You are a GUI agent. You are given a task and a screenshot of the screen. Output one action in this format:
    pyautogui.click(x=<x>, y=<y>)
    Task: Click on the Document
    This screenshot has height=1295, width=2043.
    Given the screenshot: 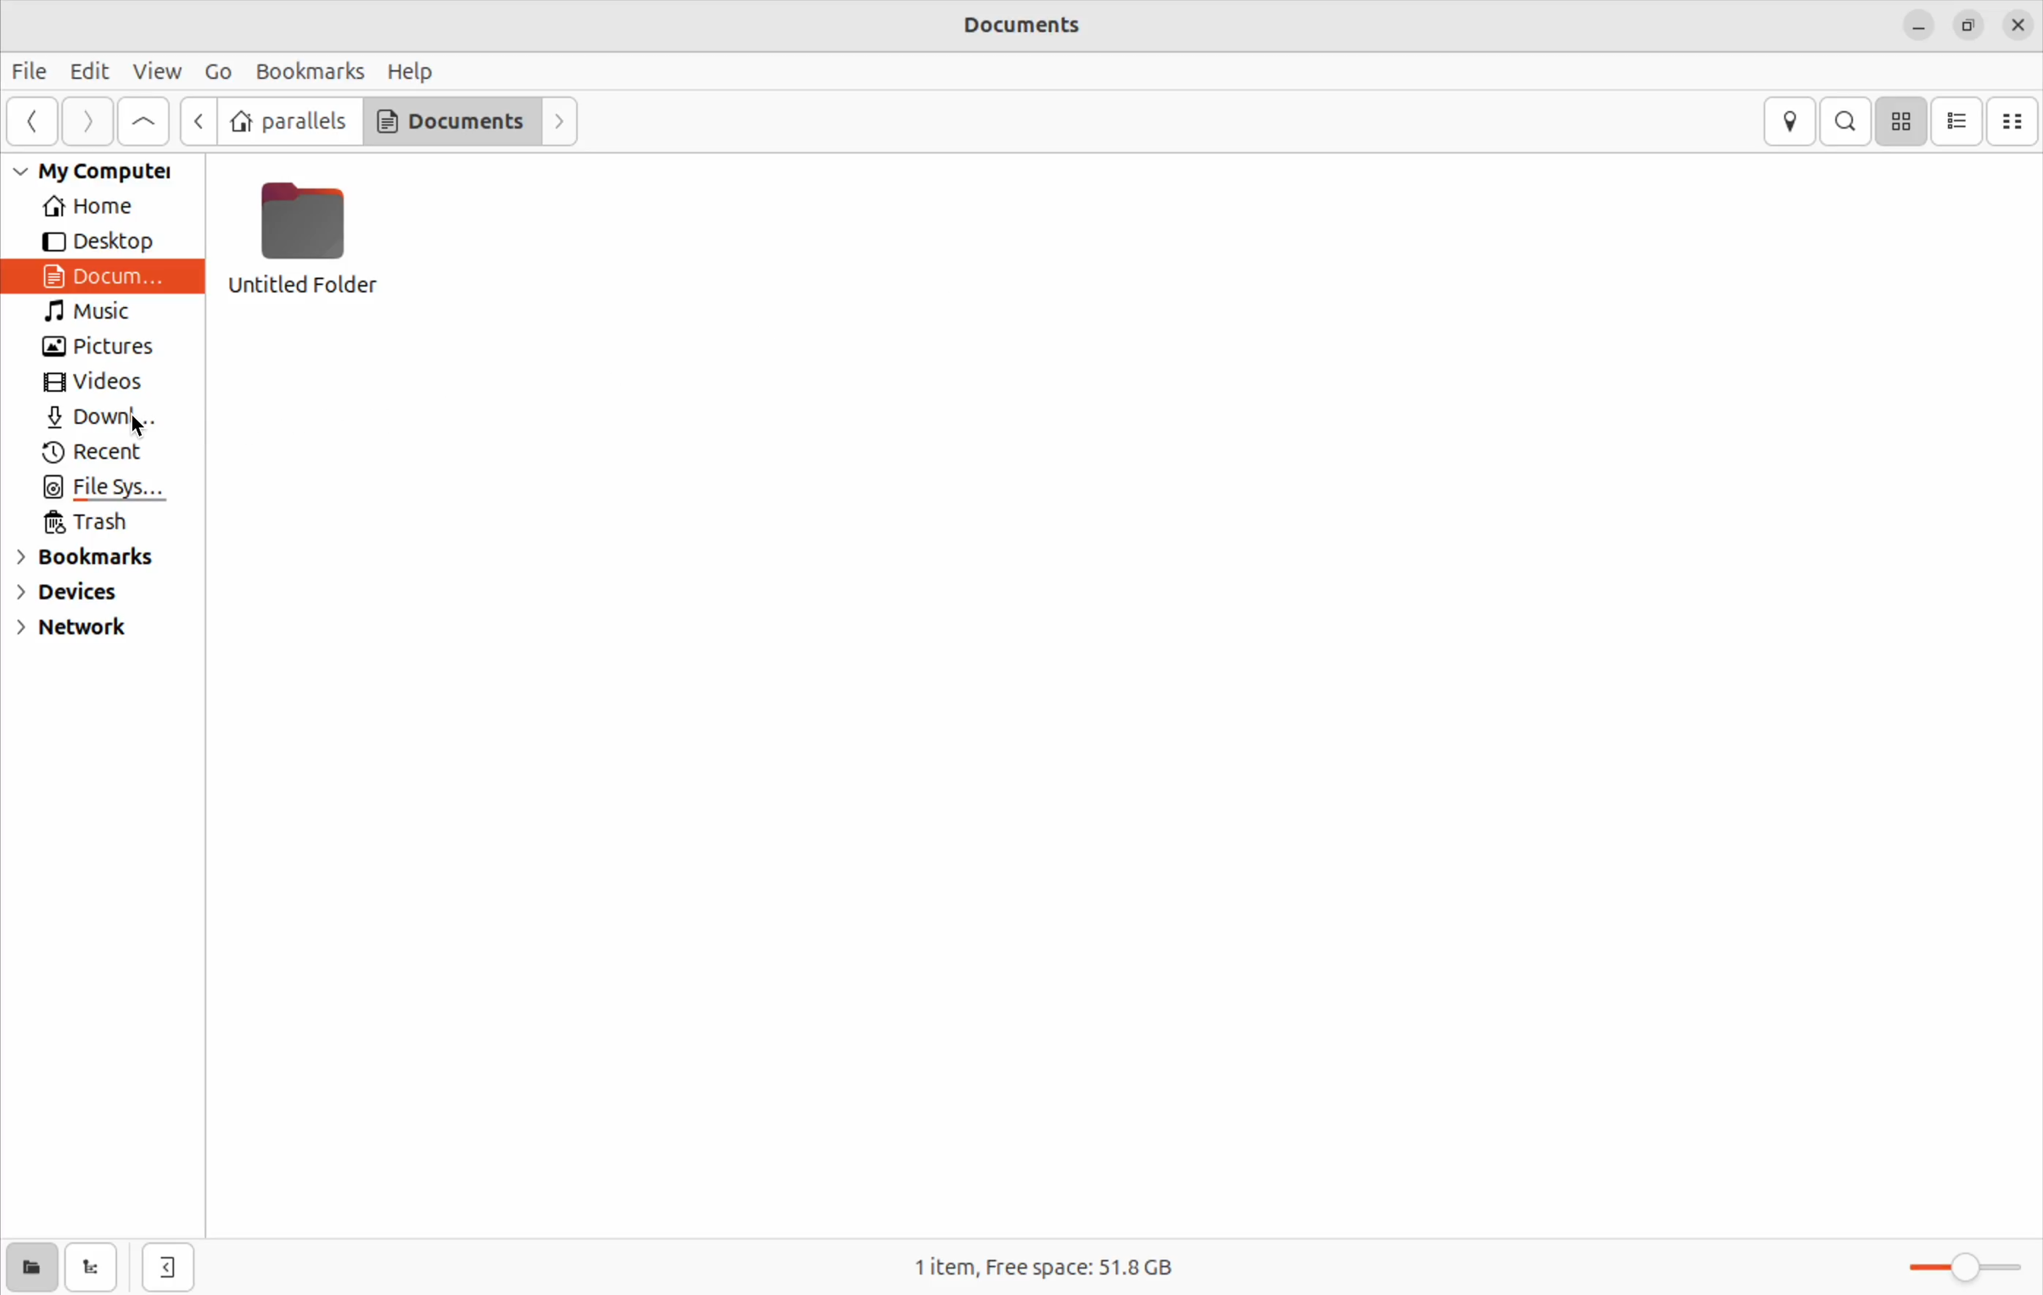 What is the action you would take?
    pyautogui.click(x=105, y=279)
    